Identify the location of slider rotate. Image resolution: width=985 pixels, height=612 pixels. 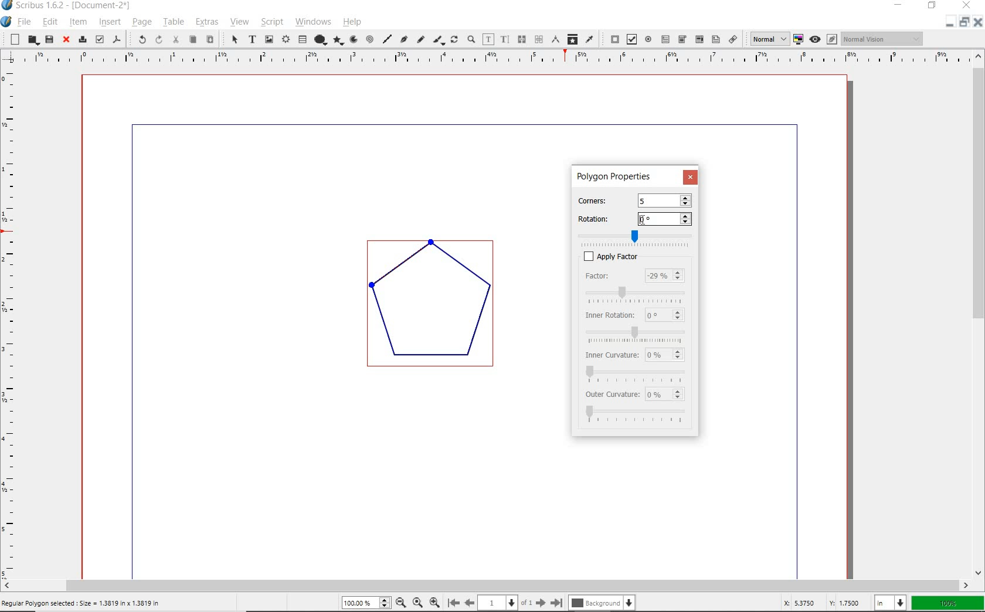
(637, 234).